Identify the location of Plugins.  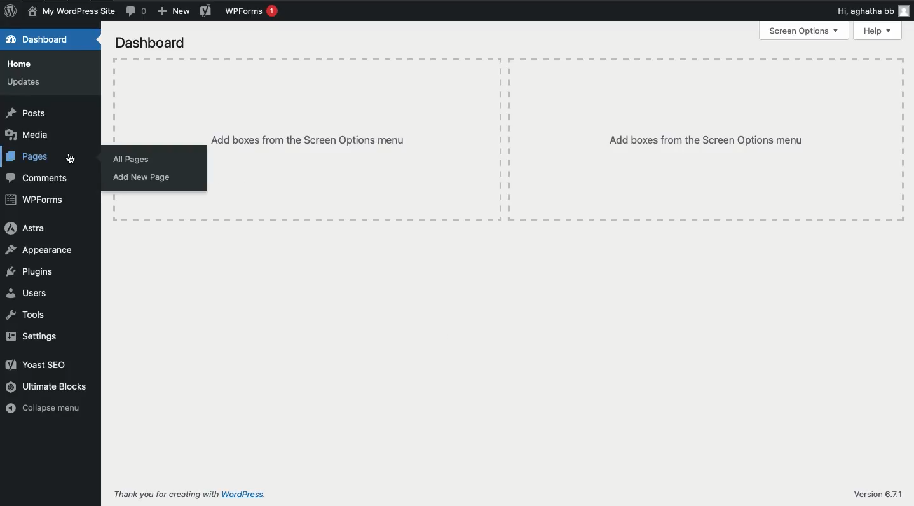
(31, 273).